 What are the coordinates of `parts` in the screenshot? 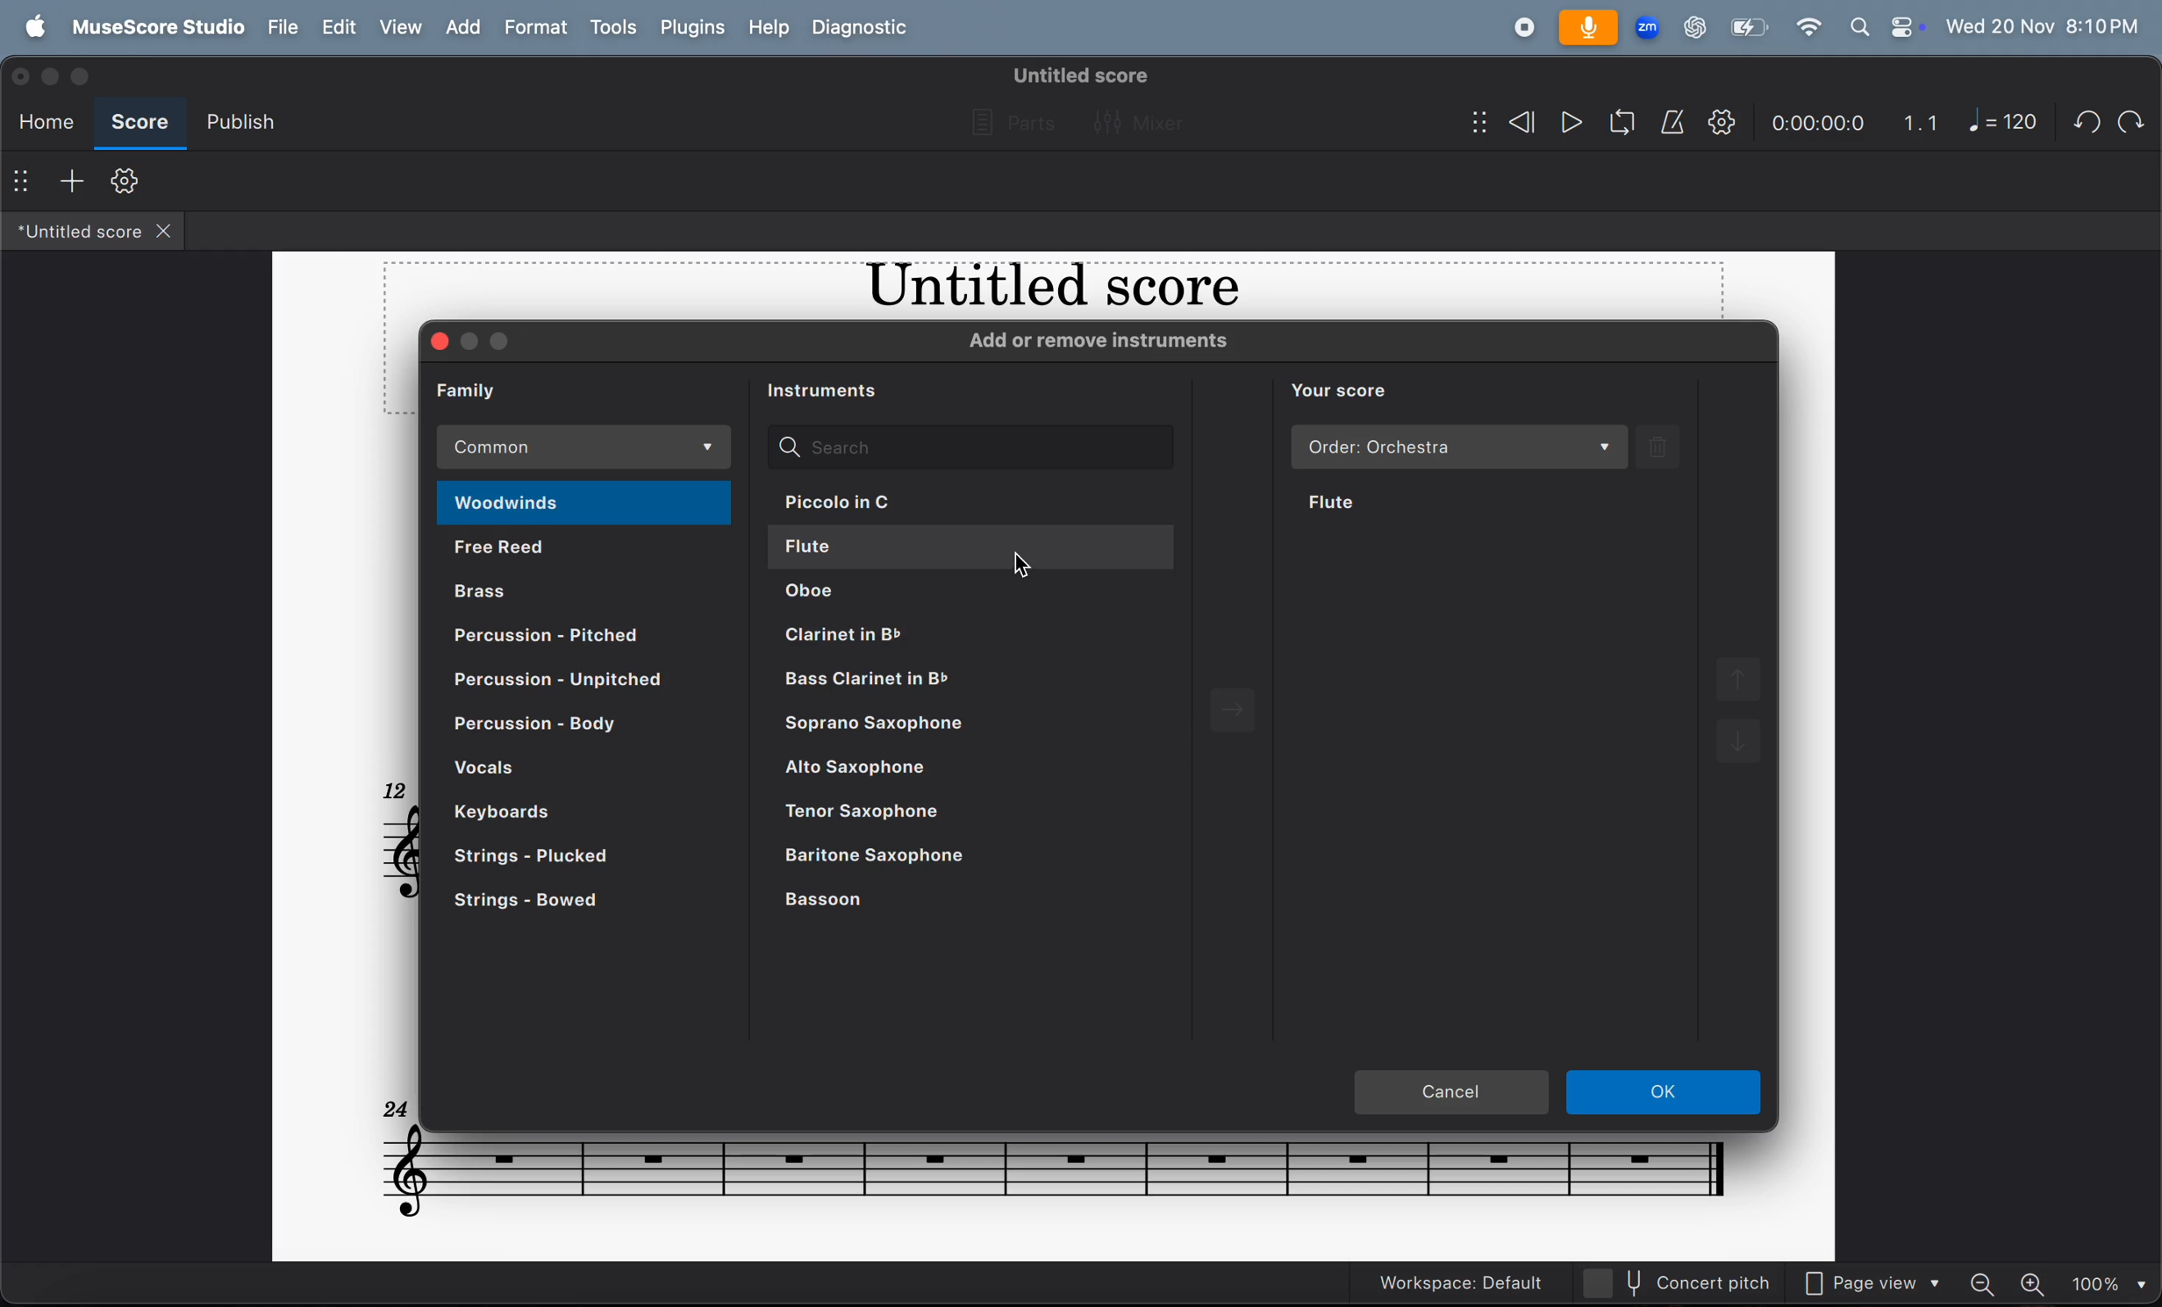 It's located at (1007, 119).